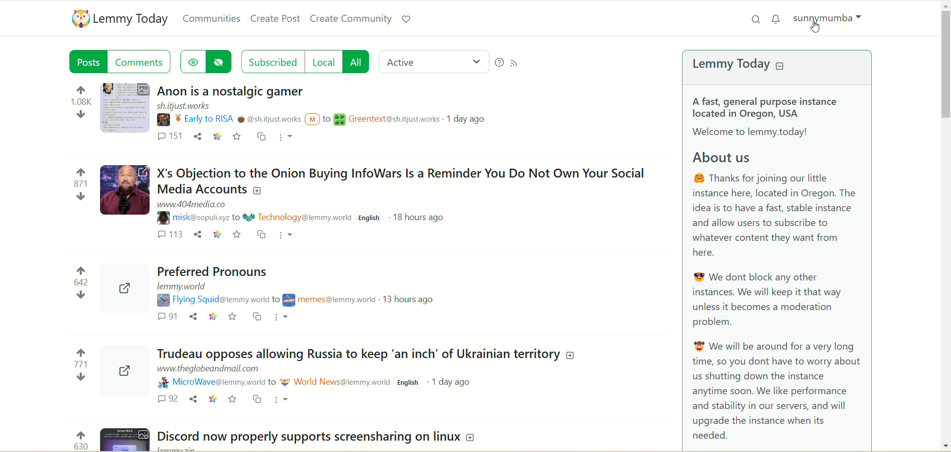 This screenshot has width=951, height=452. I want to click on comment, so click(170, 138).